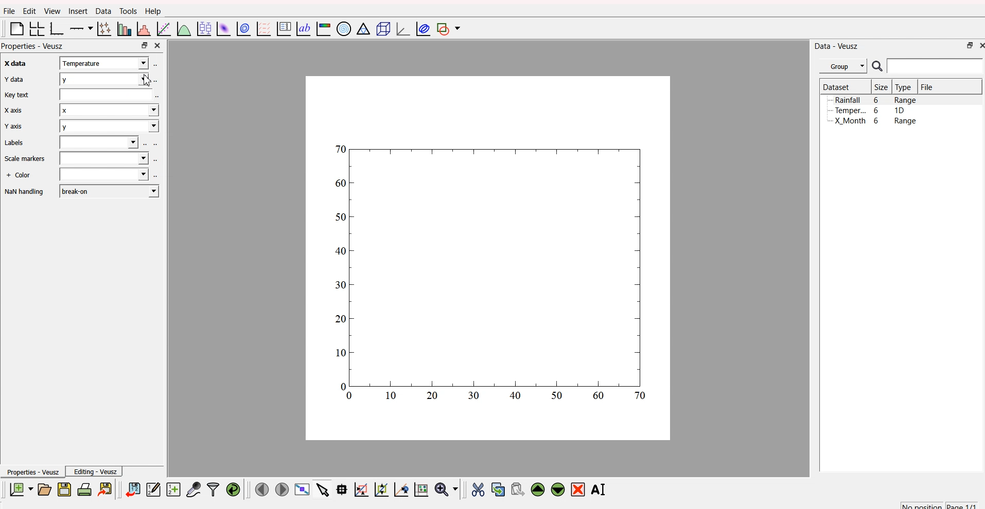 The height and width of the screenshot is (509, 985). What do you see at coordinates (204, 28) in the screenshot?
I see `plot box plots` at bounding box center [204, 28].